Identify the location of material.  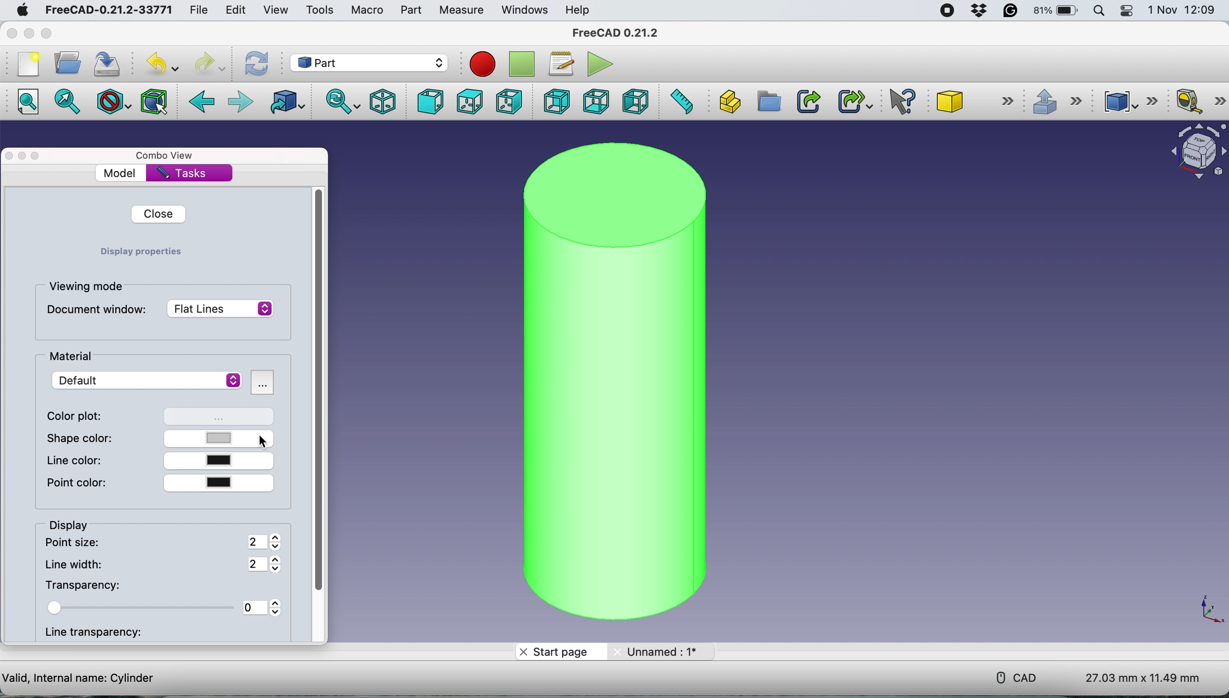
(78, 358).